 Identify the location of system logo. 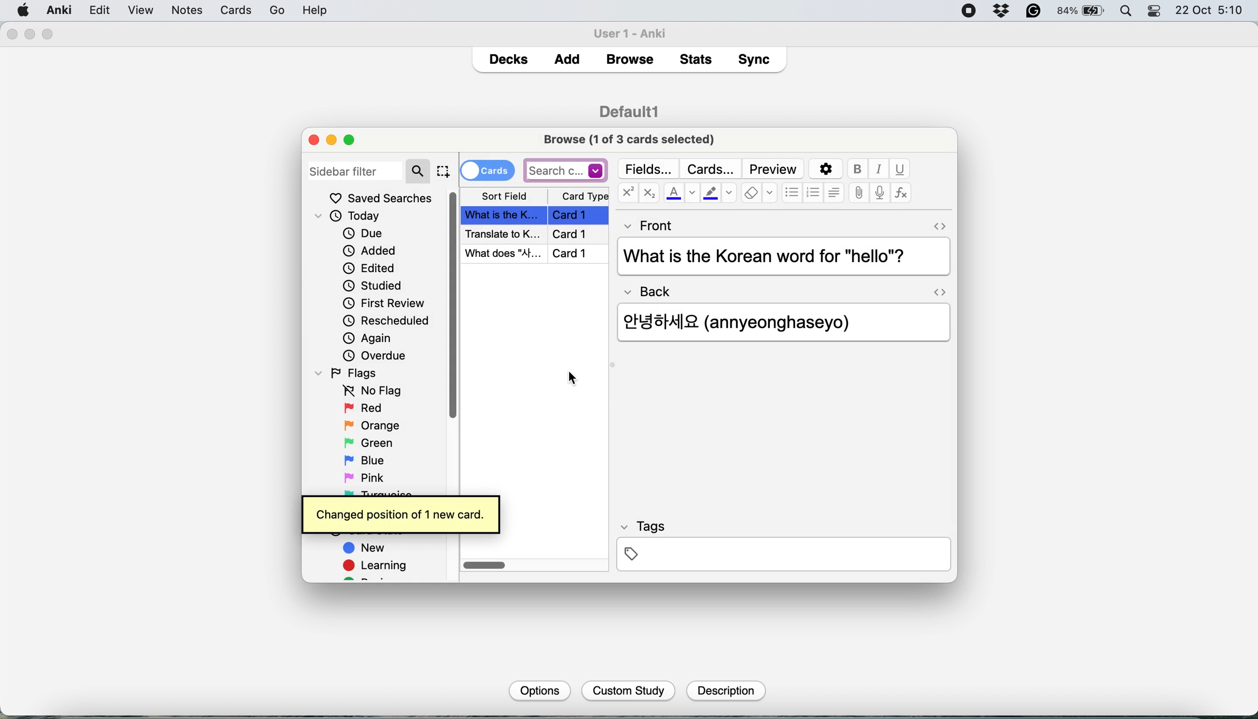
(24, 9).